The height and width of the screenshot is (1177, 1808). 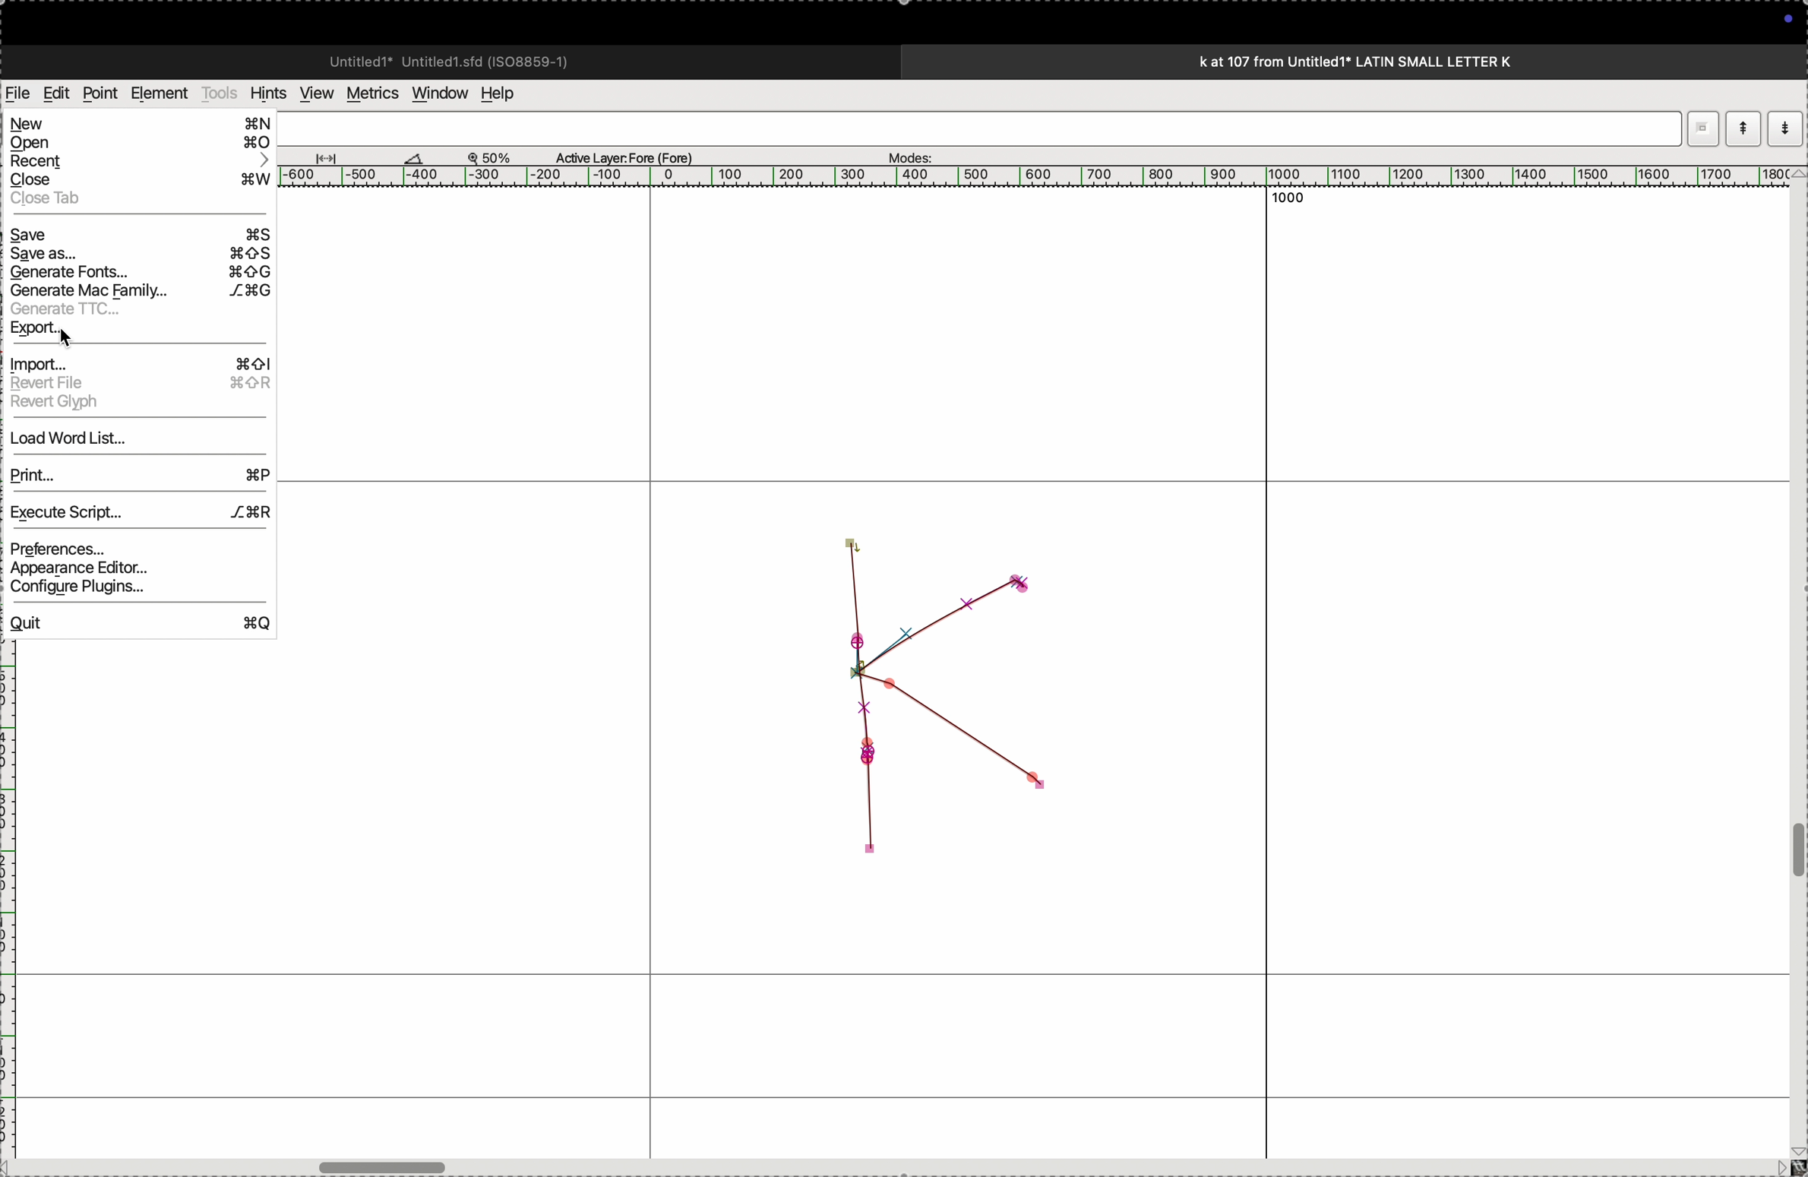 What do you see at coordinates (204, 156) in the screenshot?
I see `cursor` at bounding box center [204, 156].